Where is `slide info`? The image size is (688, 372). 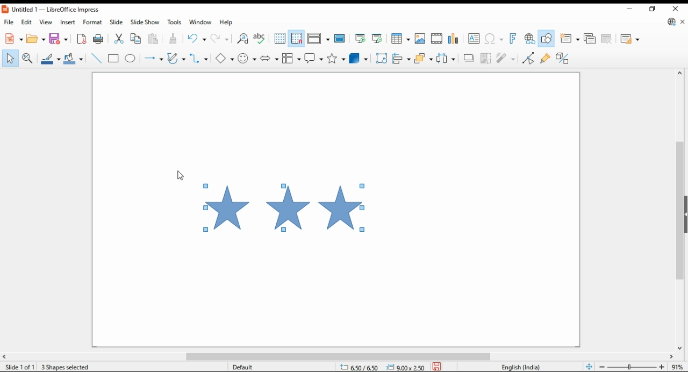 slide info is located at coordinates (21, 366).